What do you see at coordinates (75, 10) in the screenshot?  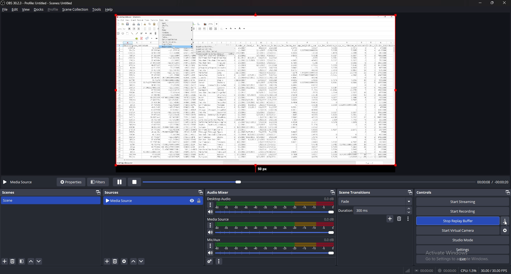 I see `scene collection` at bounding box center [75, 10].